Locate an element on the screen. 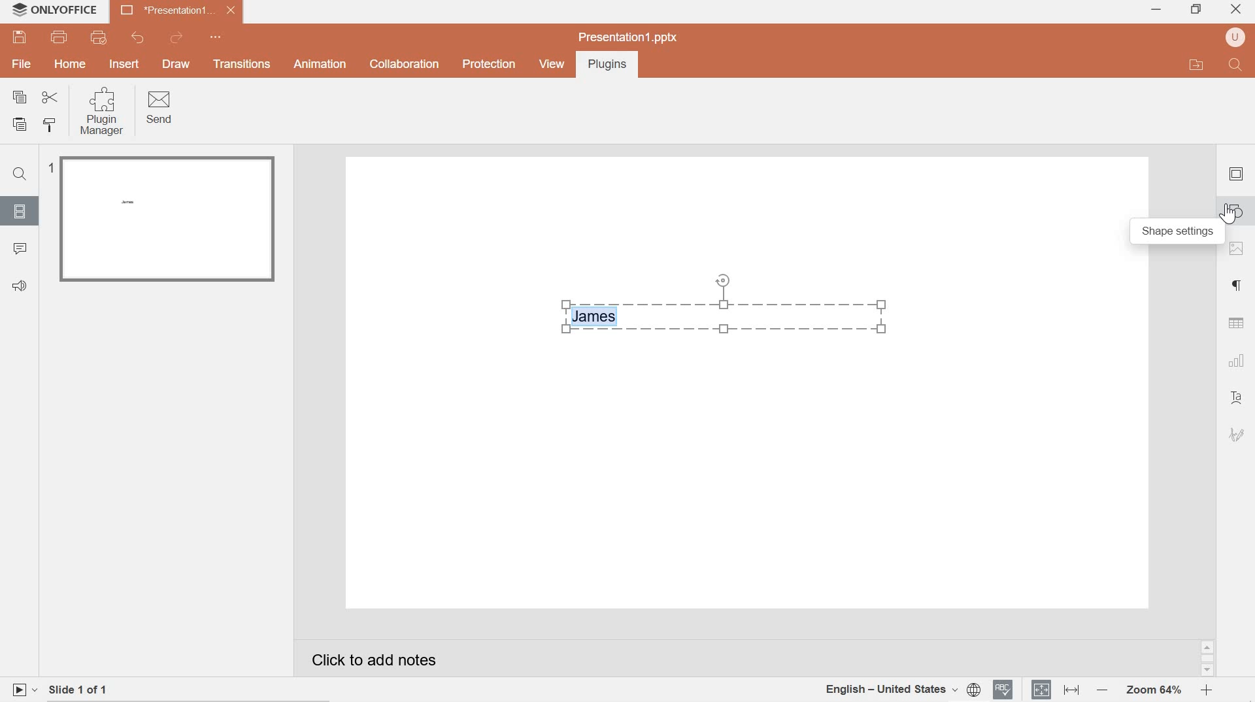 This screenshot has height=702, width=1255. paragraph settings is located at coordinates (1239, 286).